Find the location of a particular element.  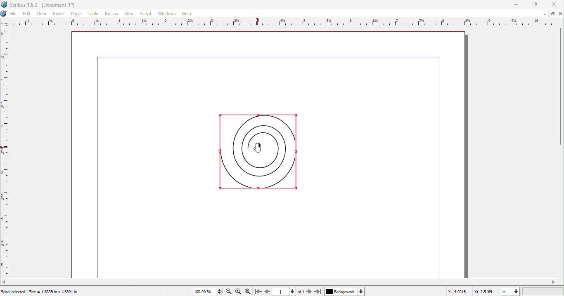

View is located at coordinates (129, 14).